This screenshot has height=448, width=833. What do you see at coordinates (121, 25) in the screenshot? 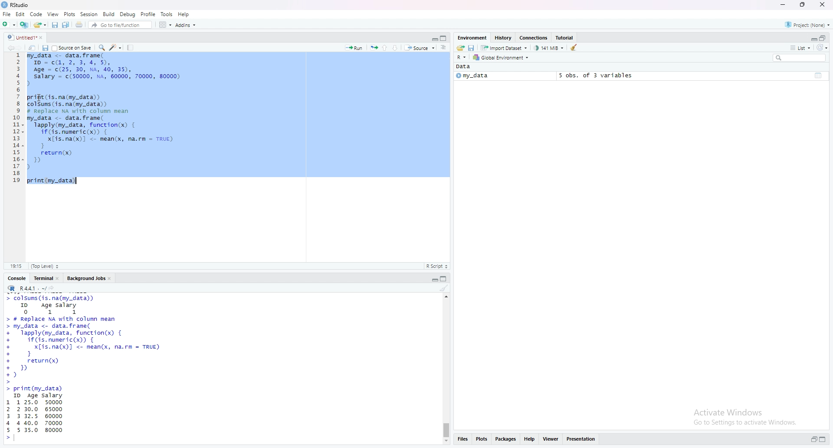
I see `Go to file/function` at bounding box center [121, 25].